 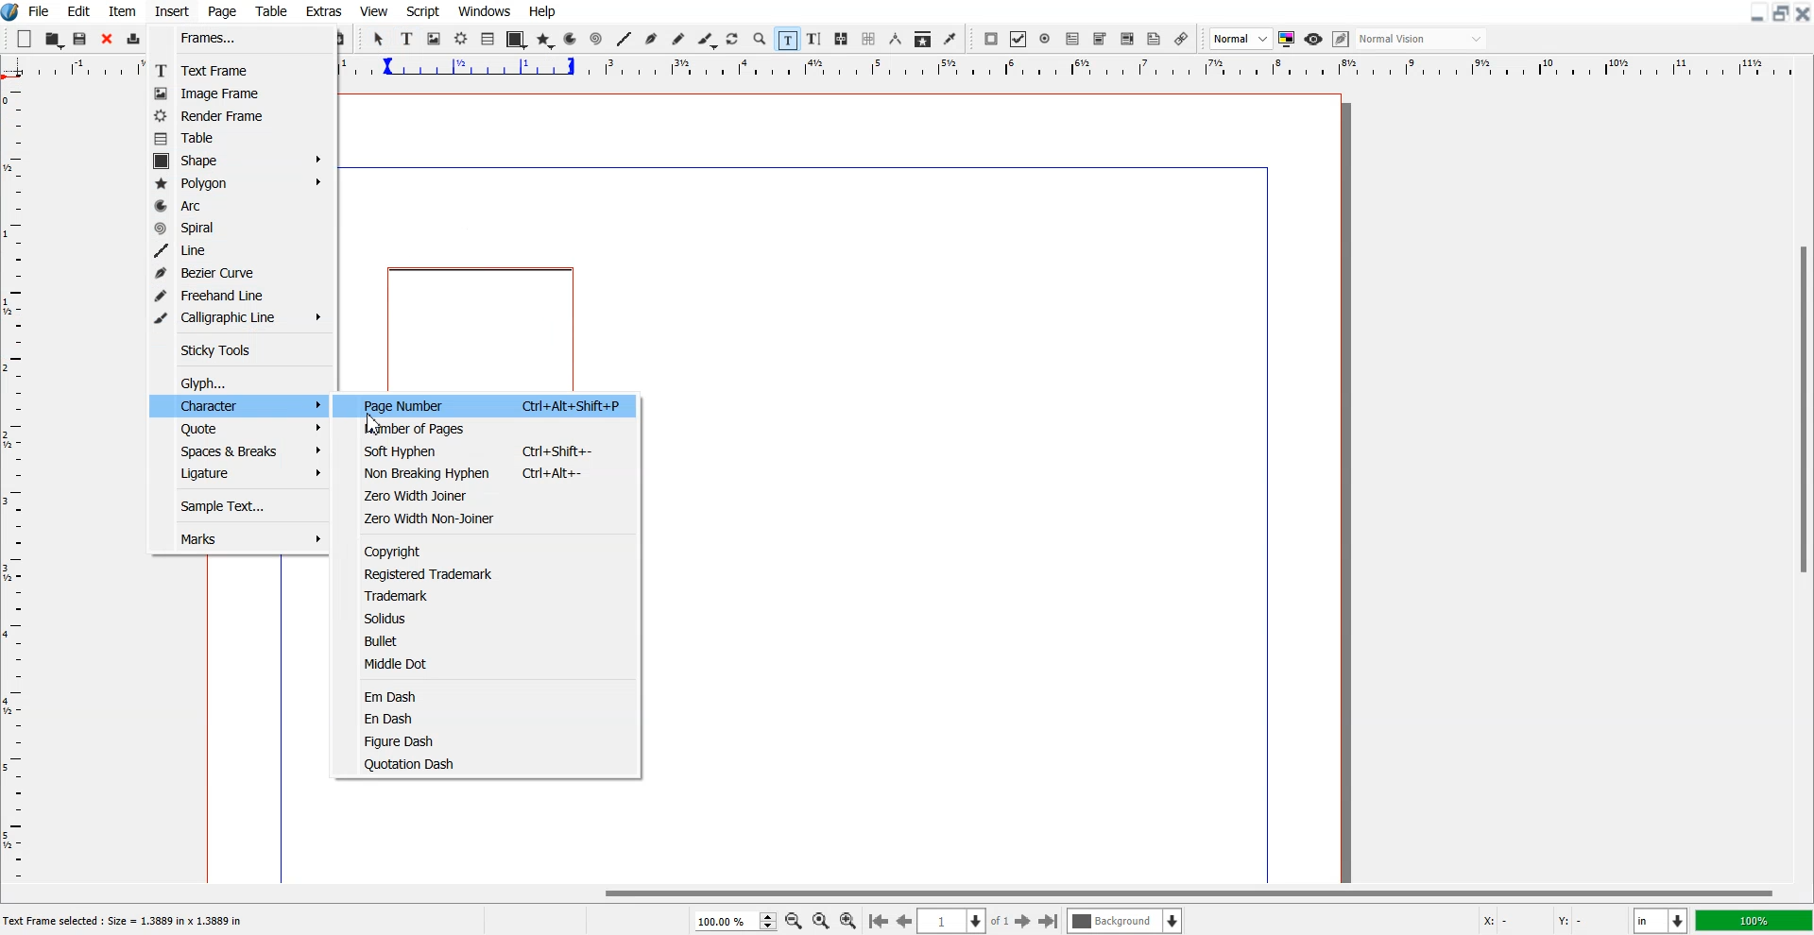 What do you see at coordinates (375, 423) in the screenshot?
I see `Cursor` at bounding box center [375, 423].